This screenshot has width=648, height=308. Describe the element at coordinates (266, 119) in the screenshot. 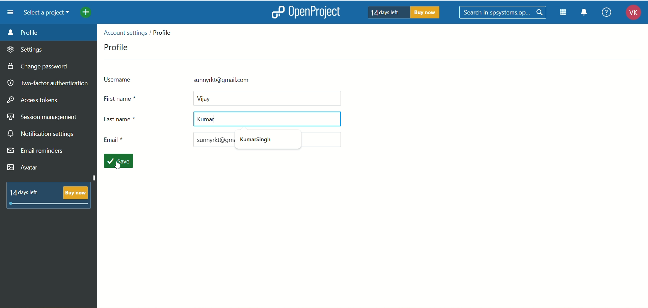

I see `last name edited` at that location.